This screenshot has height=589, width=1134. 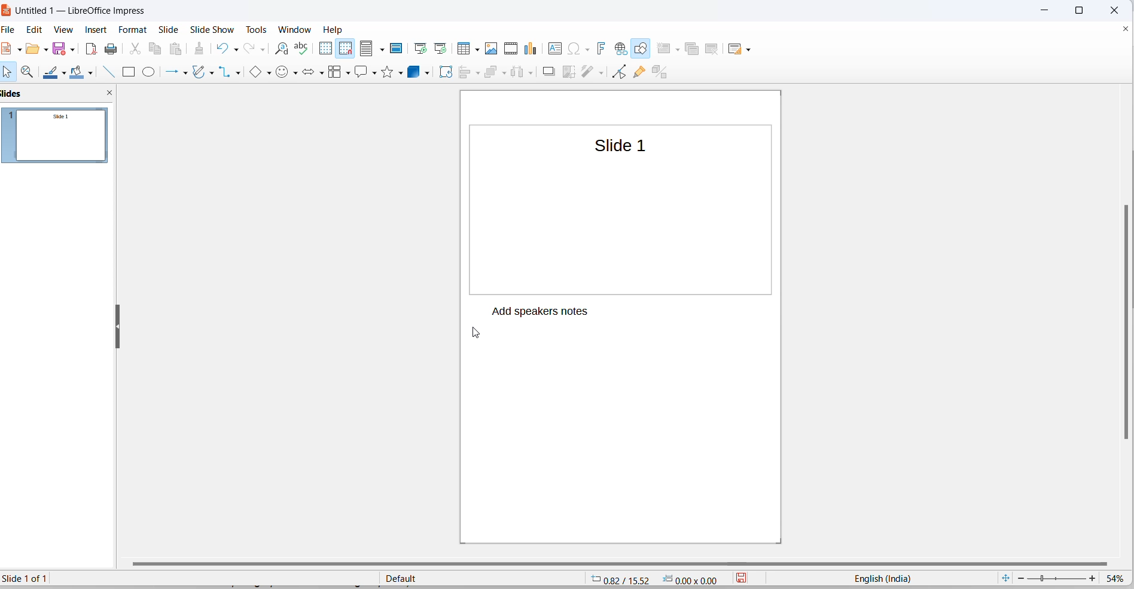 What do you see at coordinates (533, 50) in the screenshot?
I see `insert chart` at bounding box center [533, 50].